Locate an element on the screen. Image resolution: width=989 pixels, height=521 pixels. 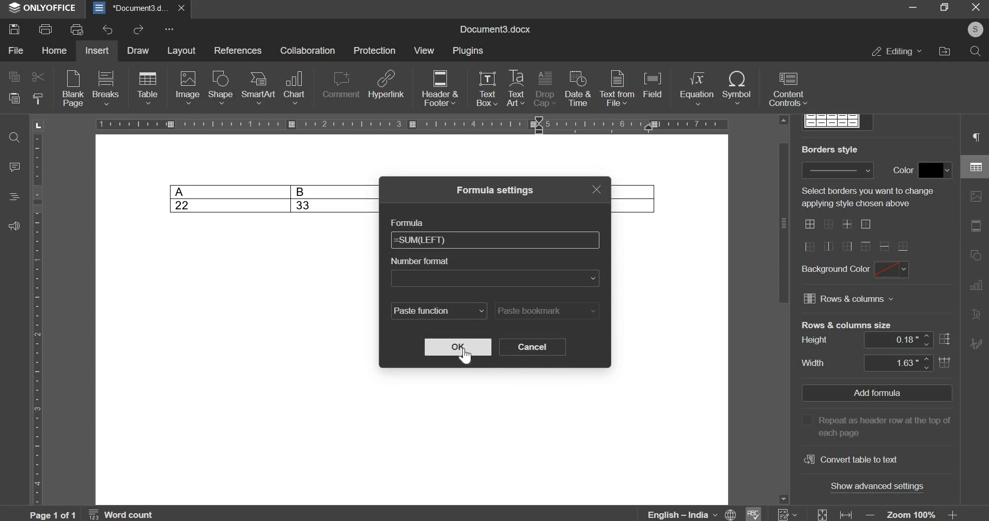
Ruler is located at coordinates (411, 125).